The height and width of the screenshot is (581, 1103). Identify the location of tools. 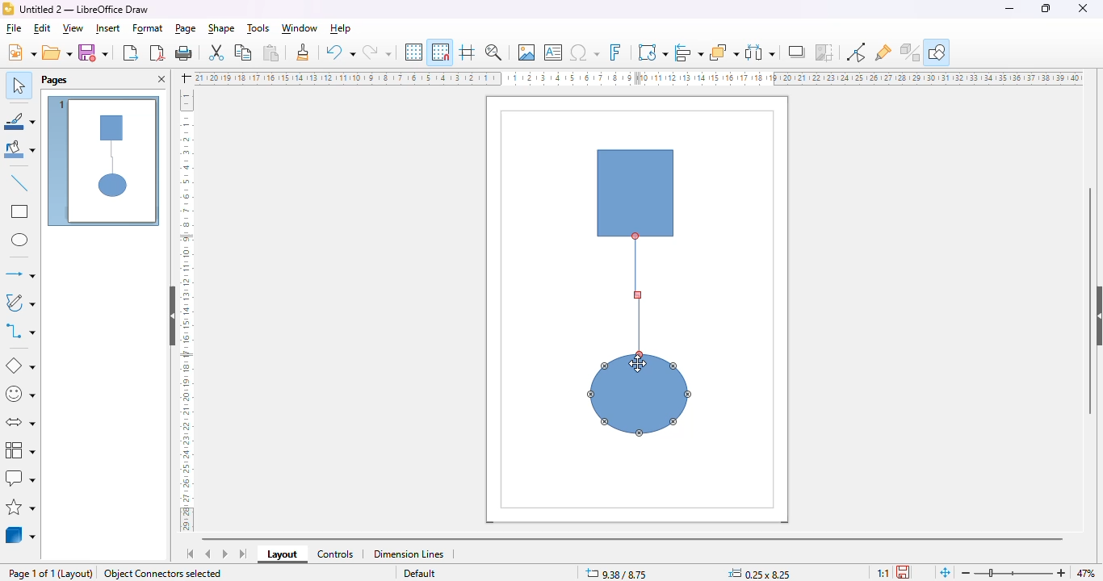
(259, 28).